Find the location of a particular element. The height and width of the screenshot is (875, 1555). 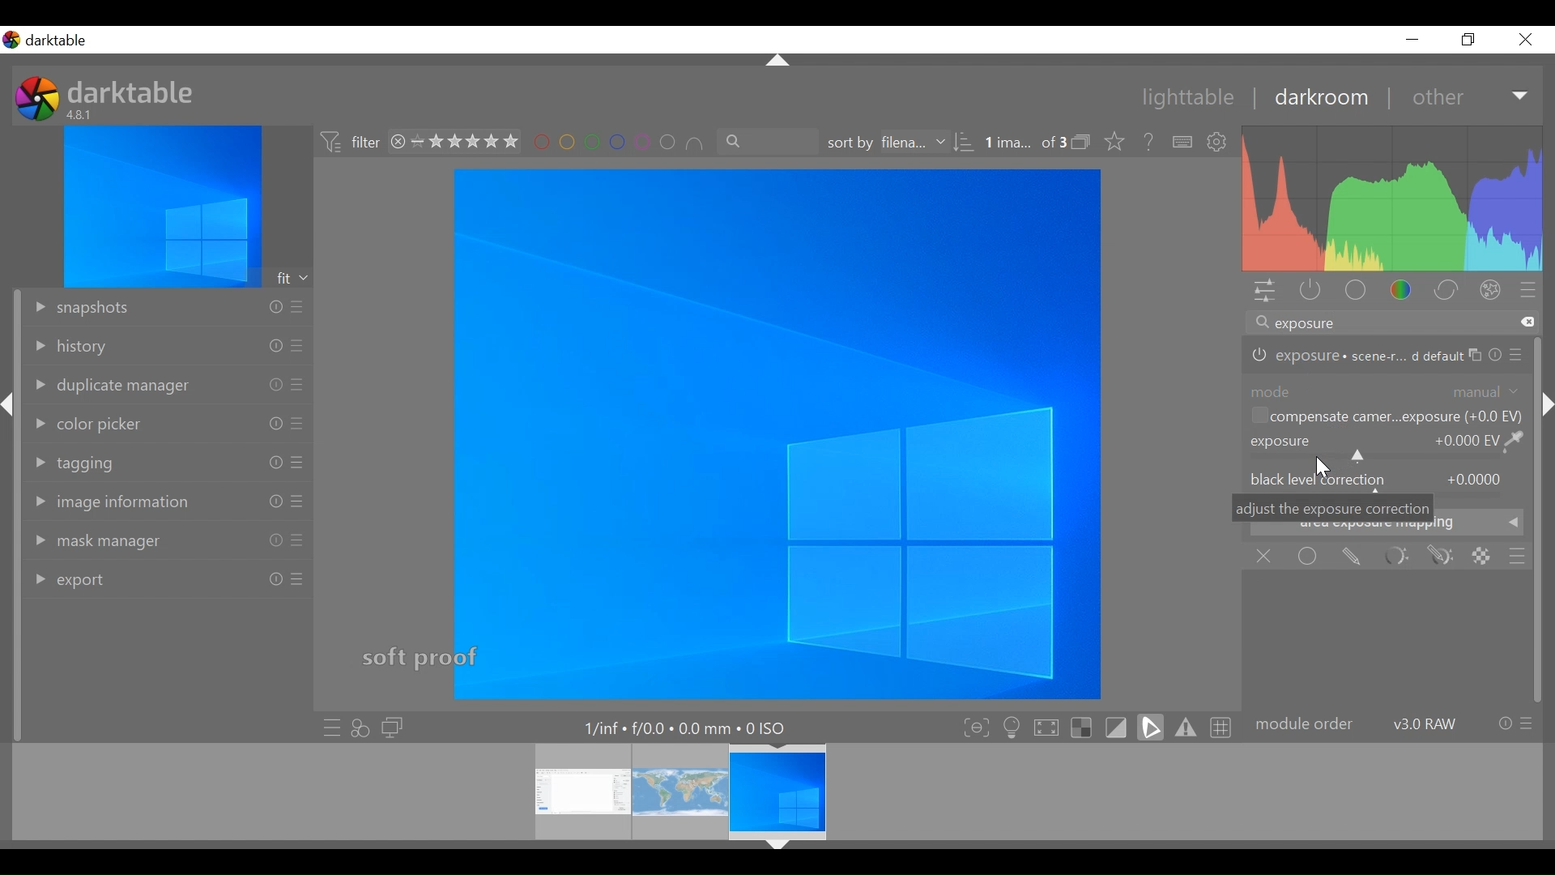

show global preferences is located at coordinates (1219, 143).